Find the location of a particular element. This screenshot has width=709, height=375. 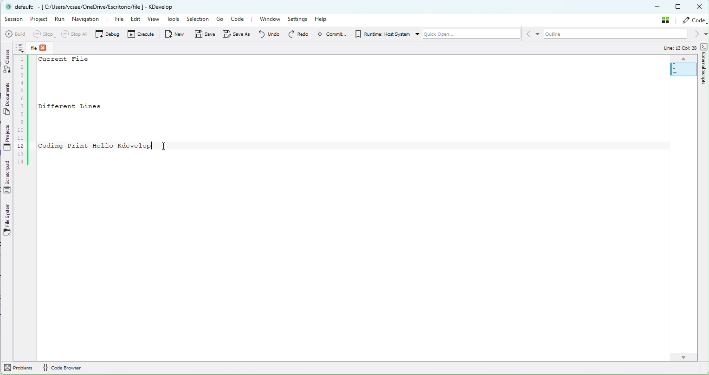

external scripts is located at coordinates (704, 78).